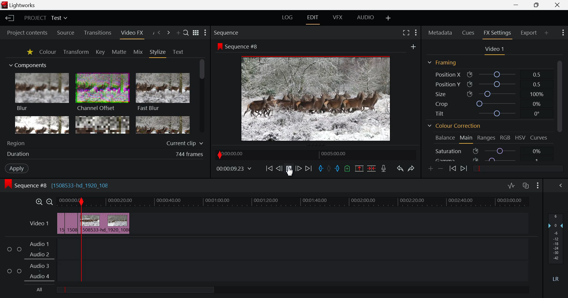 The image size is (568, 298). Describe the element at coordinates (27, 32) in the screenshot. I see `Project contents` at that location.